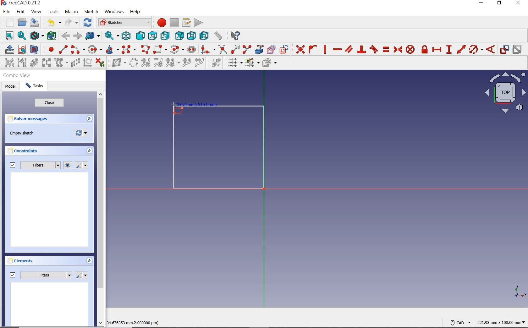 Image resolution: width=528 pixels, height=328 pixels. What do you see at coordinates (77, 36) in the screenshot?
I see `forward` at bounding box center [77, 36].